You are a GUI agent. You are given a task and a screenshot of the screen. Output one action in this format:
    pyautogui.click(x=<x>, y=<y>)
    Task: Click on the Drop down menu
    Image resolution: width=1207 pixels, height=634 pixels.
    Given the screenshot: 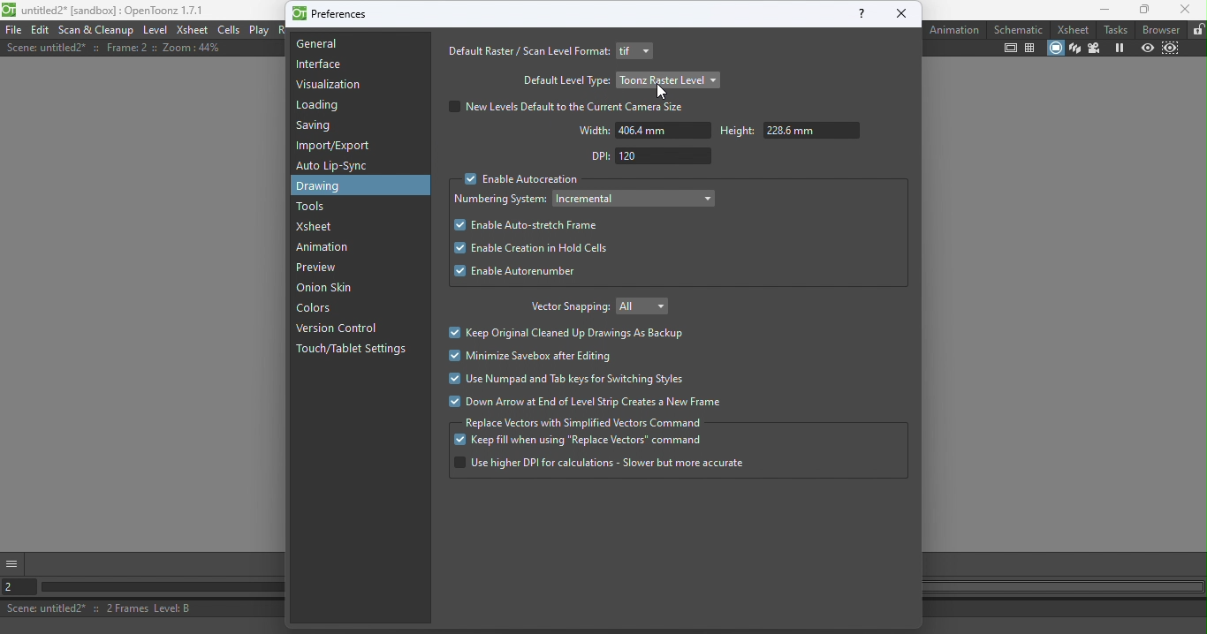 What is the action you would take?
    pyautogui.click(x=670, y=79)
    